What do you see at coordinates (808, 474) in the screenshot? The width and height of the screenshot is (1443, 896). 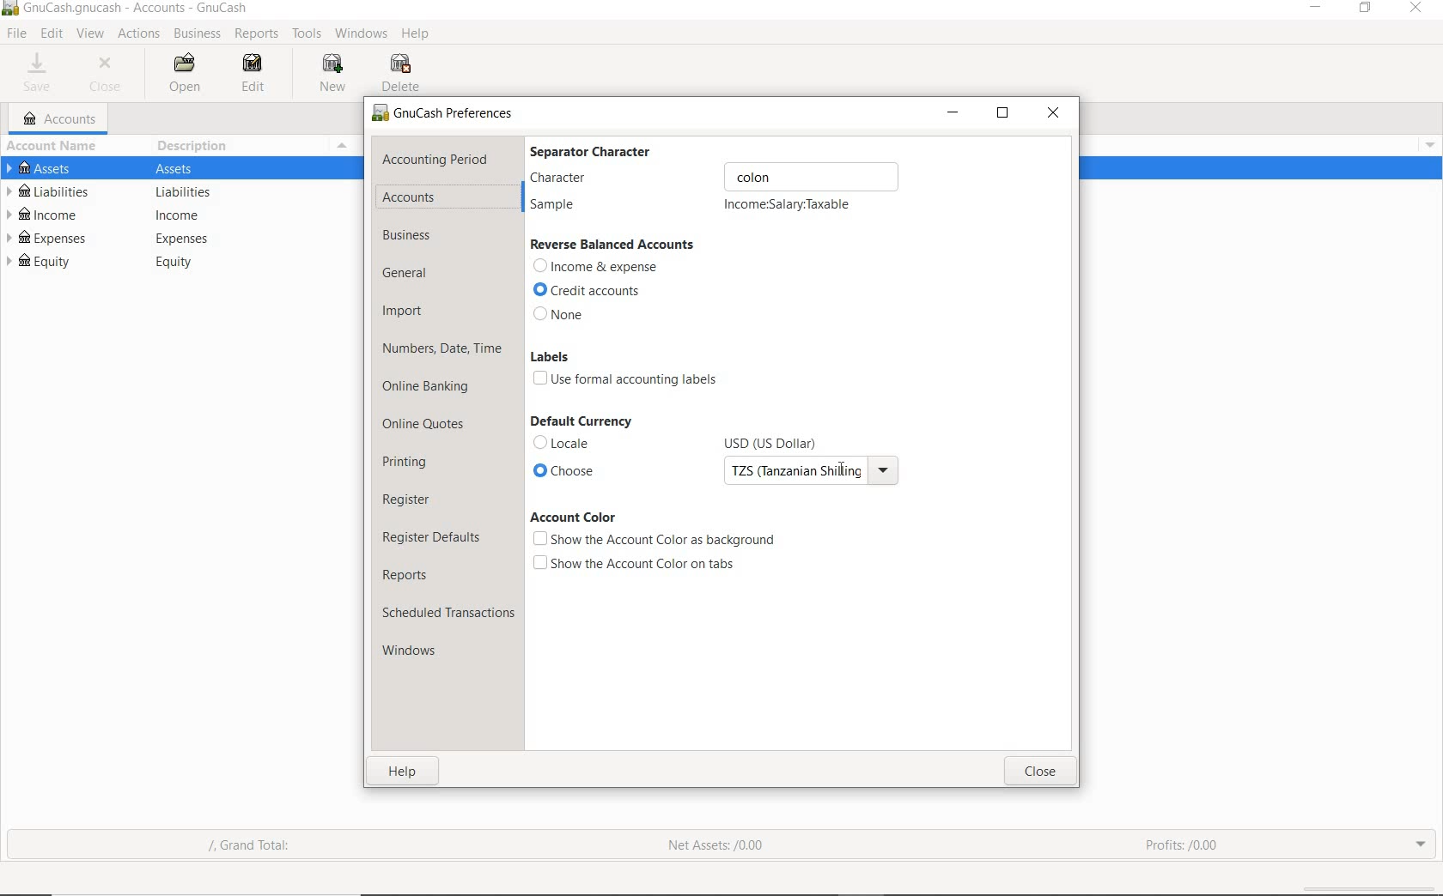 I see `` at bounding box center [808, 474].